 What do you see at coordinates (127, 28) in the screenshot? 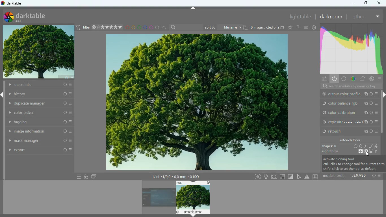
I see `red` at bounding box center [127, 28].